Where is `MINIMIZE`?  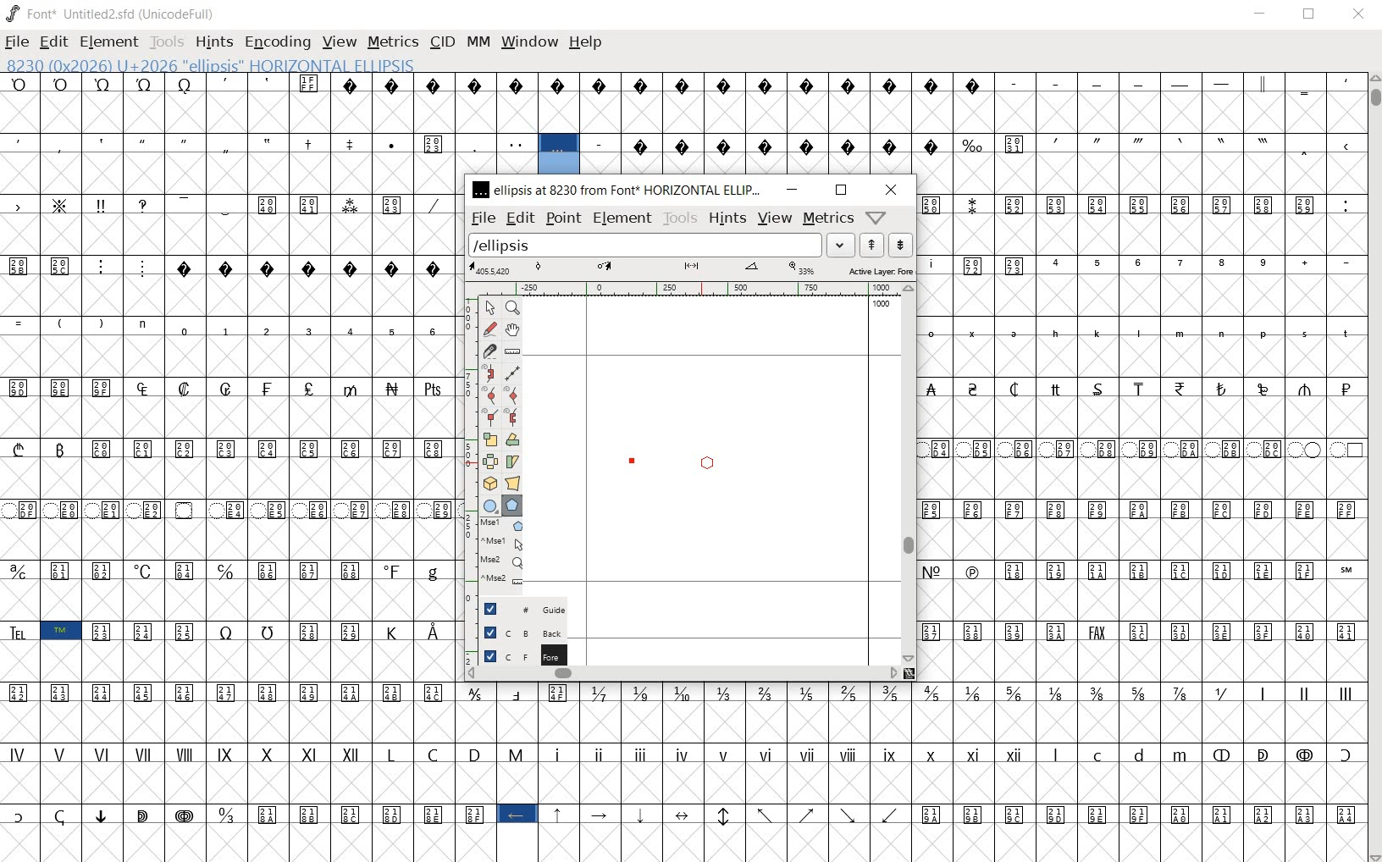 MINIMIZE is located at coordinates (1258, 14).